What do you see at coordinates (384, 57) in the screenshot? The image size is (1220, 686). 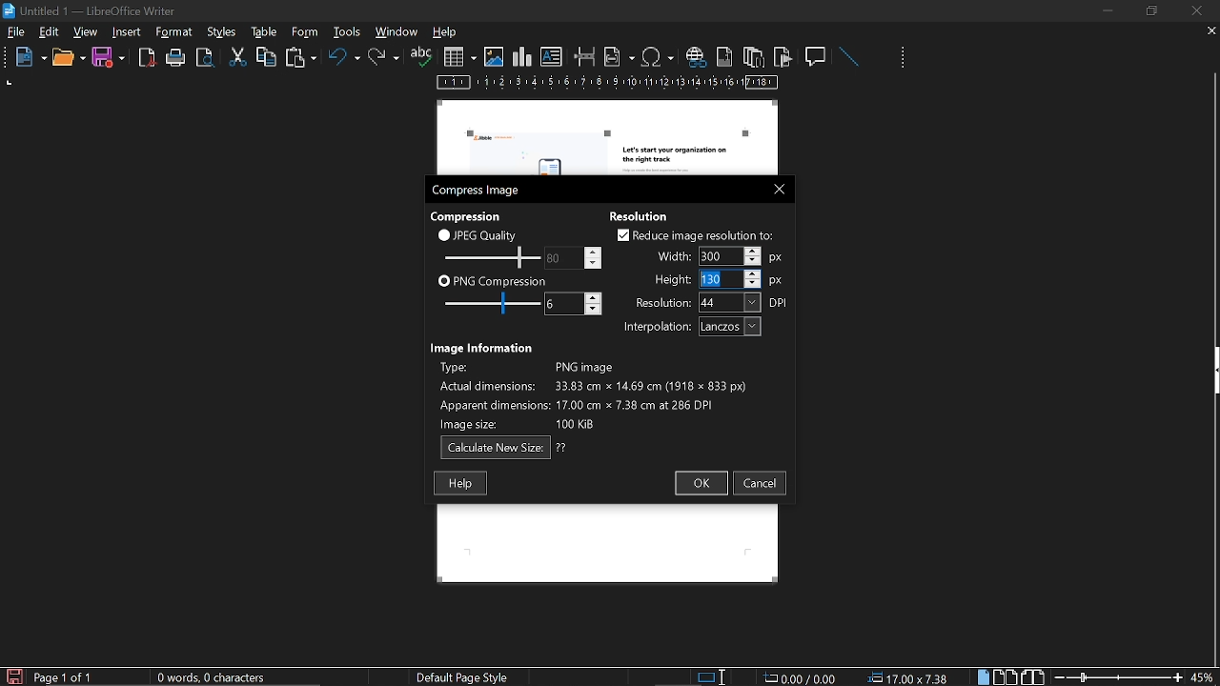 I see `redo` at bounding box center [384, 57].